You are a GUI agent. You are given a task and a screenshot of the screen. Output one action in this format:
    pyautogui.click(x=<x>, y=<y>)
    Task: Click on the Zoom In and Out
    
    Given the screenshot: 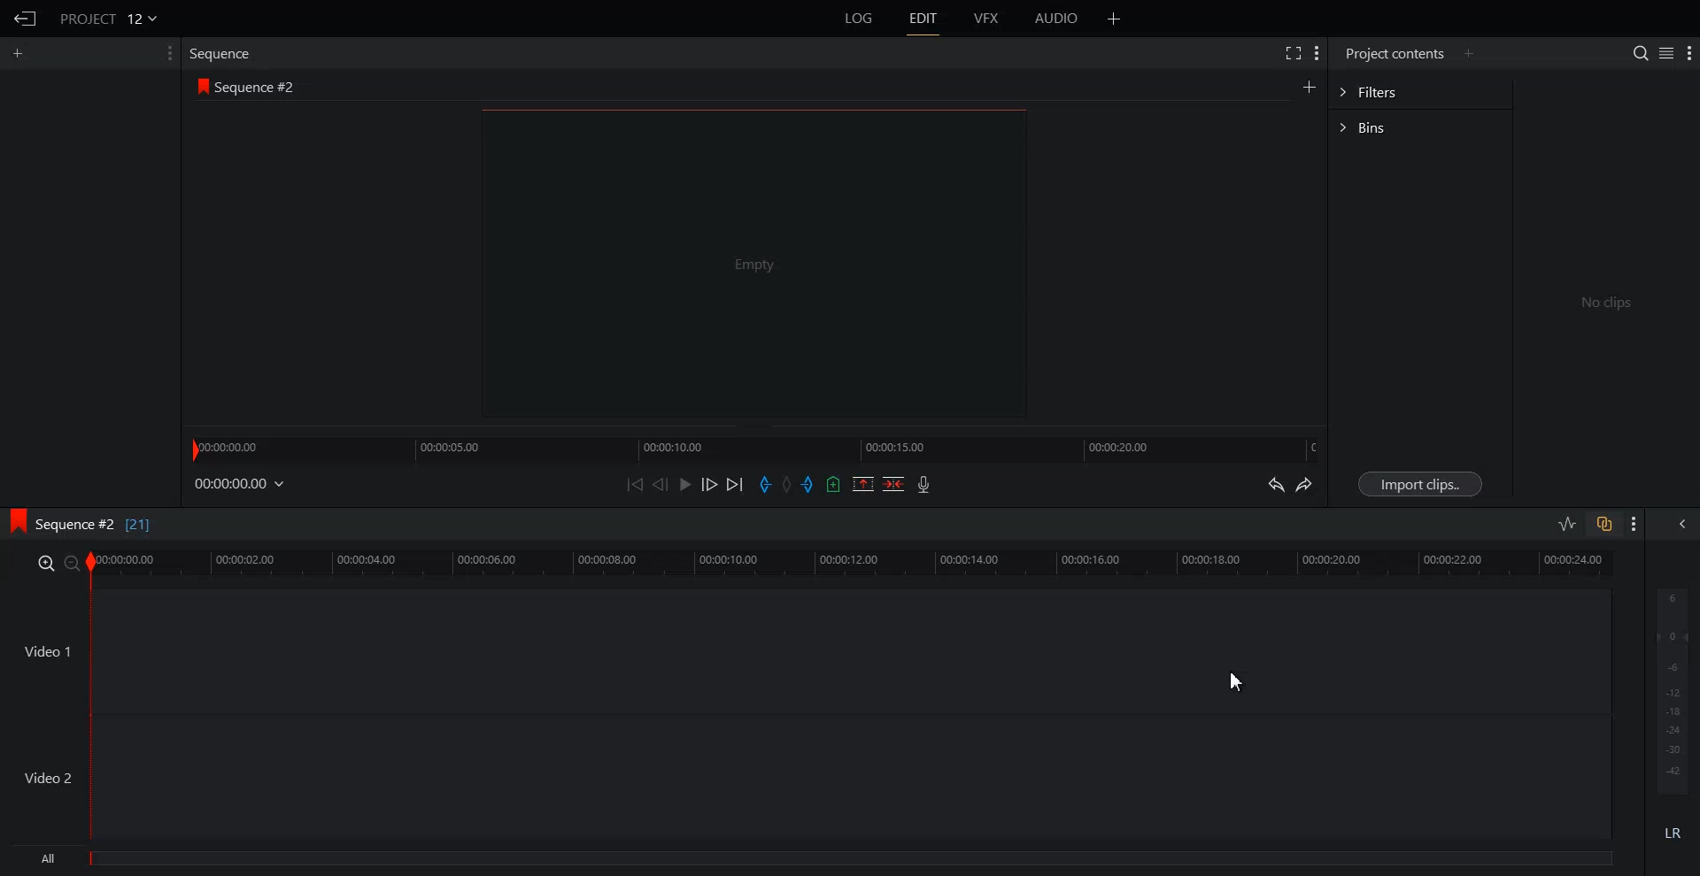 What is the action you would take?
    pyautogui.click(x=58, y=564)
    